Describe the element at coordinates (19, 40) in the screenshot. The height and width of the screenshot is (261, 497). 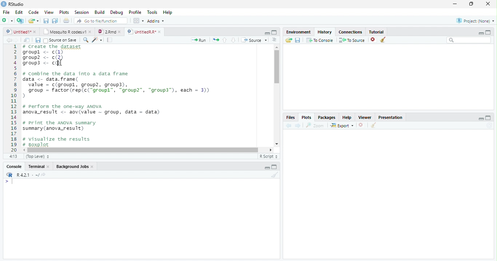
I see `Next` at that location.